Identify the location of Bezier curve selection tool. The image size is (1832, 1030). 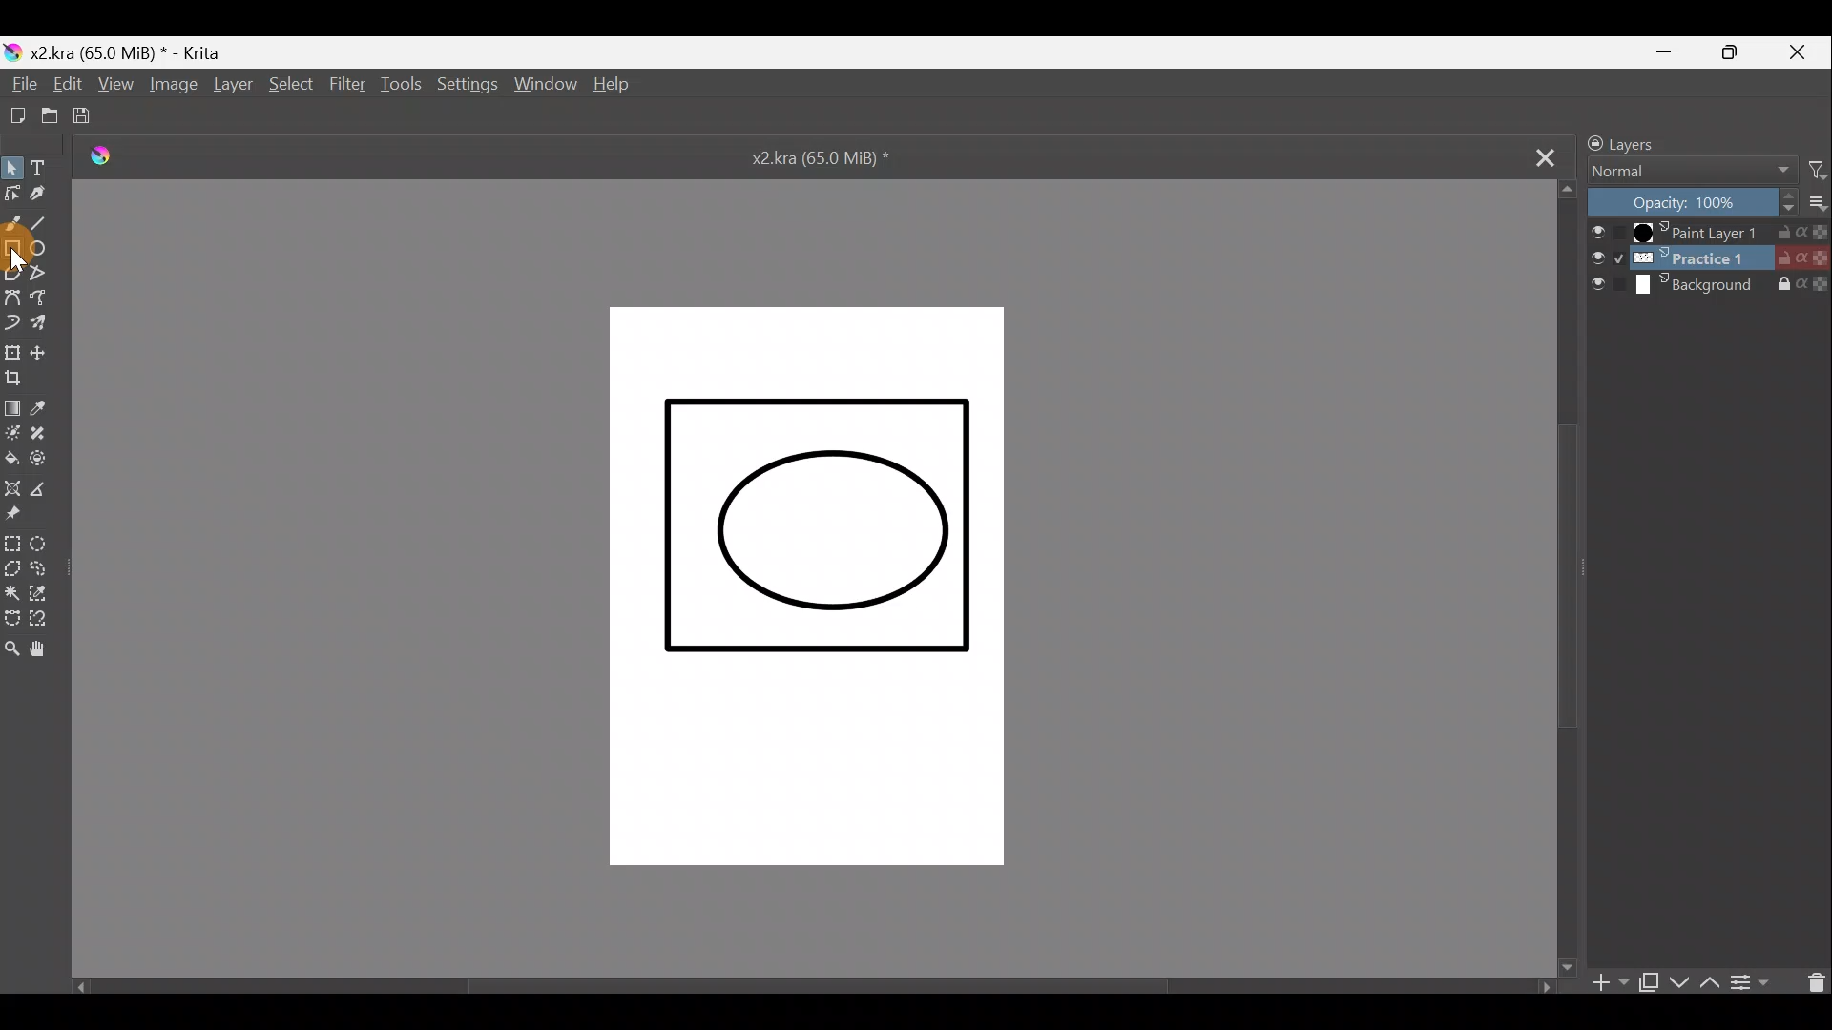
(11, 621).